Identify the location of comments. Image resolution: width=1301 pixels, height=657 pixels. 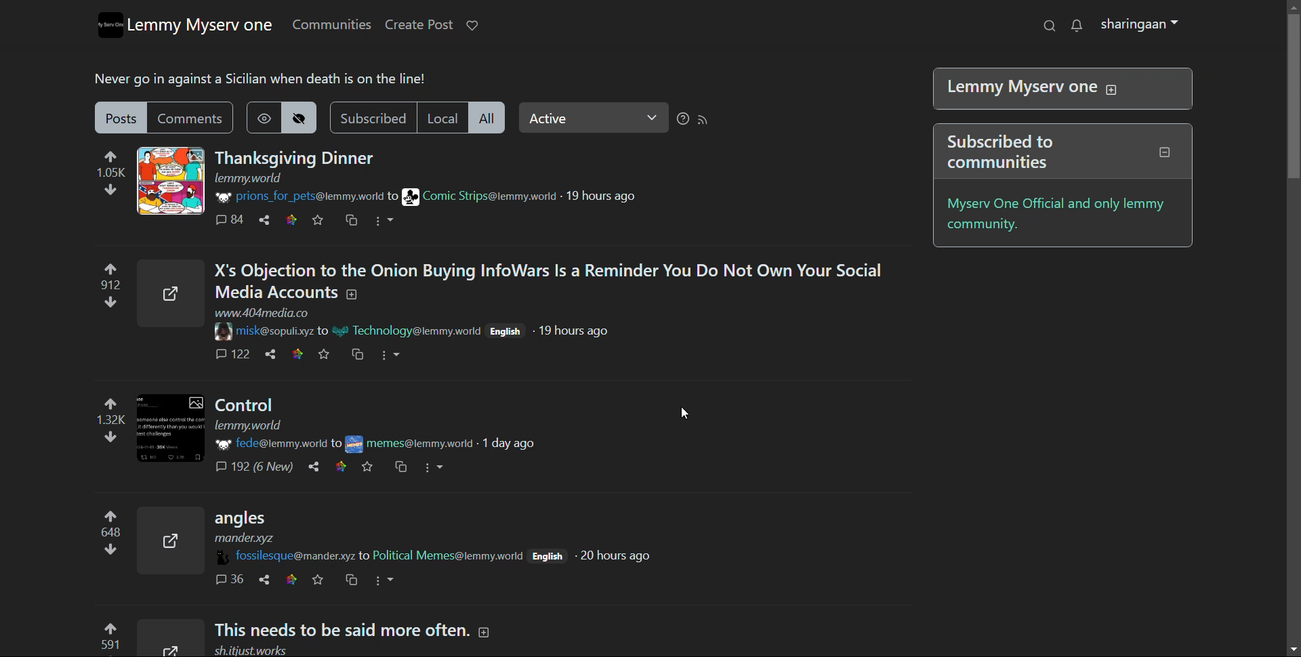
(192, 119).